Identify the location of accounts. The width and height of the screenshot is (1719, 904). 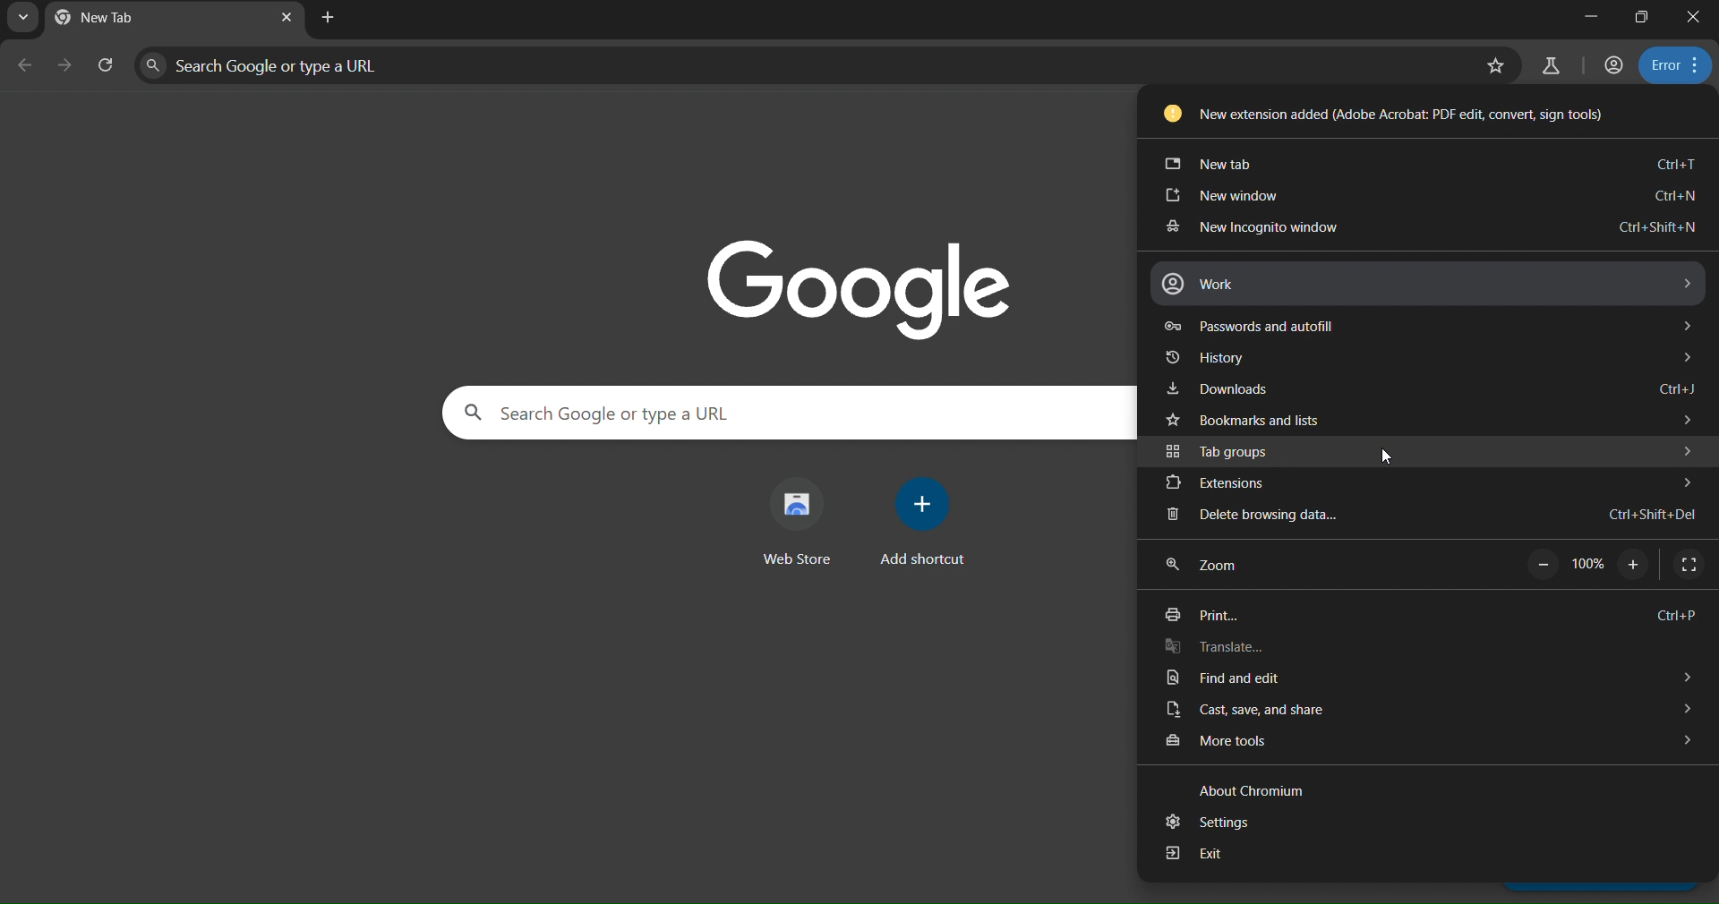
(1616, 65).